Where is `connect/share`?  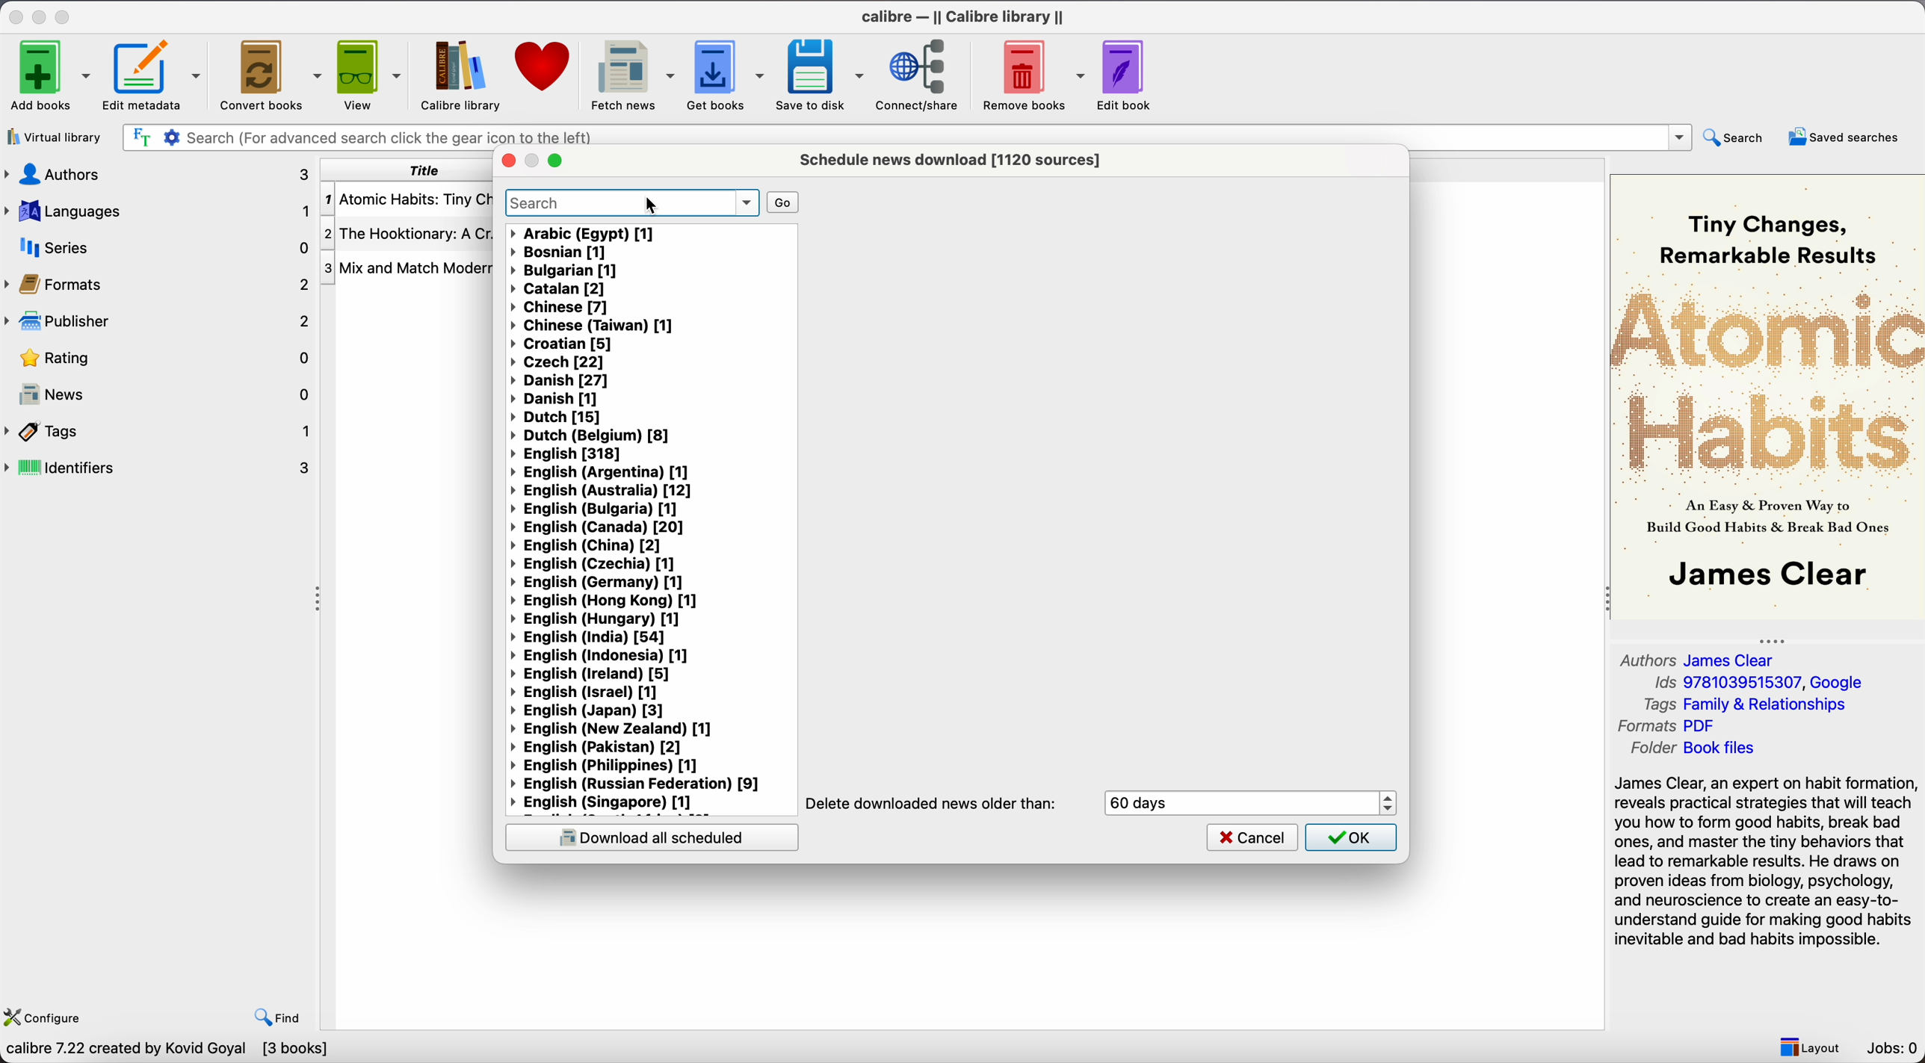
connect/share is located at coordinates (921, 74).